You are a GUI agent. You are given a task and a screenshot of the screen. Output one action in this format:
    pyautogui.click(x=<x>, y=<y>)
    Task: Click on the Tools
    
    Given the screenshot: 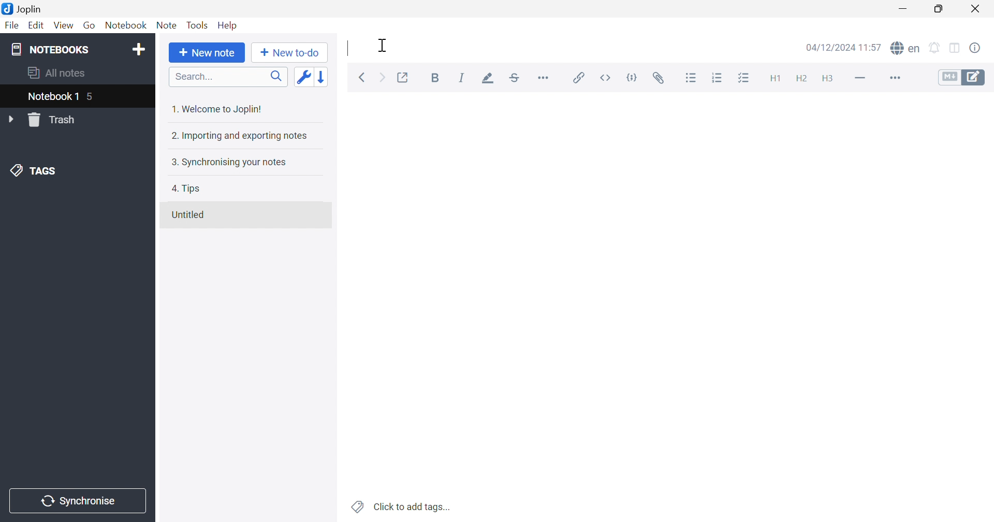 What is the action you would take?
    pyautogui.click(x=198, y=25)
    